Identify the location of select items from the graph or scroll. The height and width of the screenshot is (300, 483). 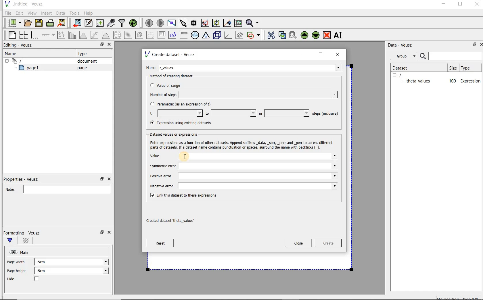
(183, 22).